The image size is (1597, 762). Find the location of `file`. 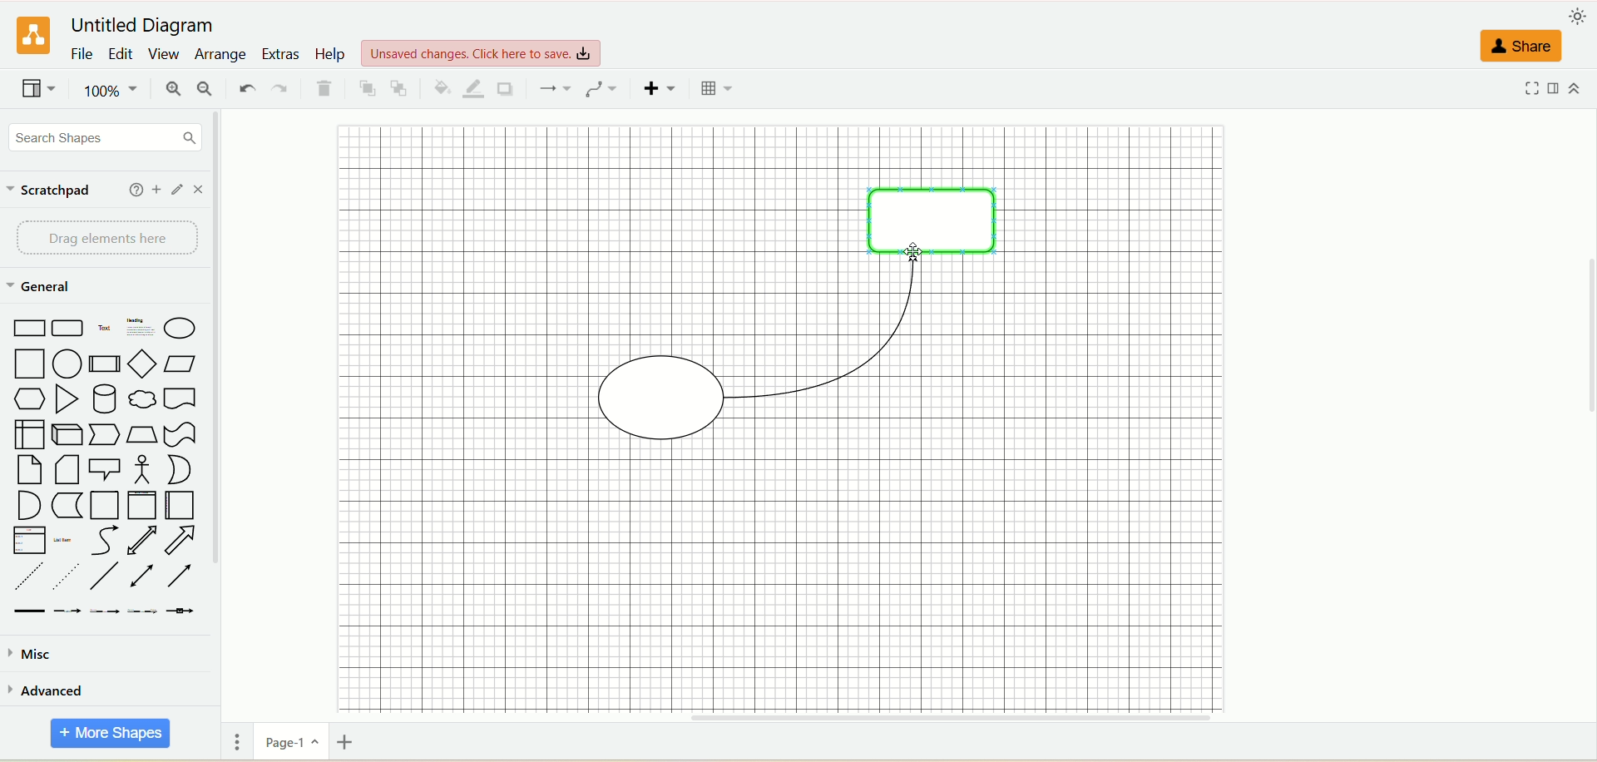

file is located at coordinates (81, 56).